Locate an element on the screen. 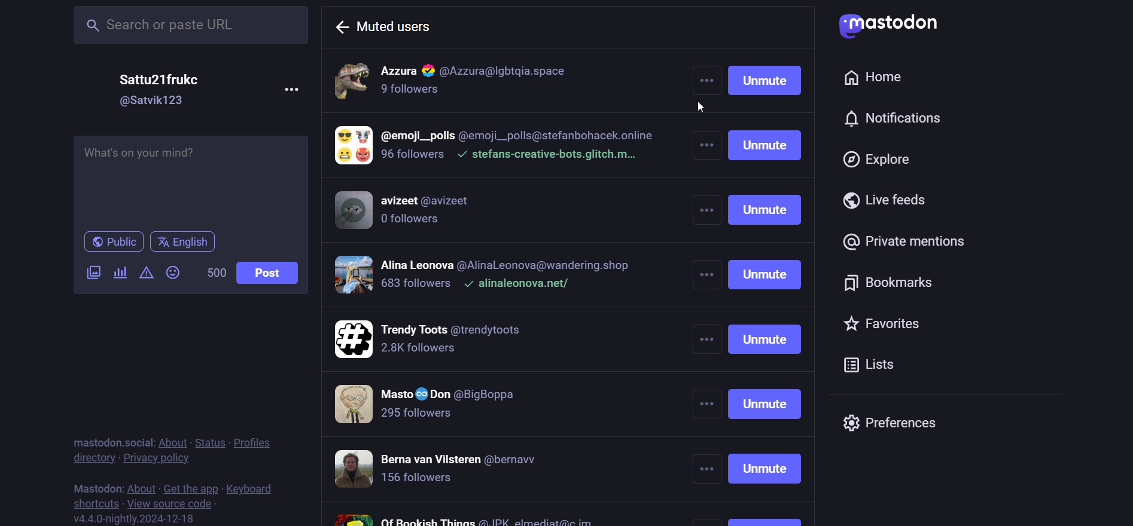 Image resolution: width=1133 pixels, height=526 pixels. word limit is located at coordinates (213, 273).